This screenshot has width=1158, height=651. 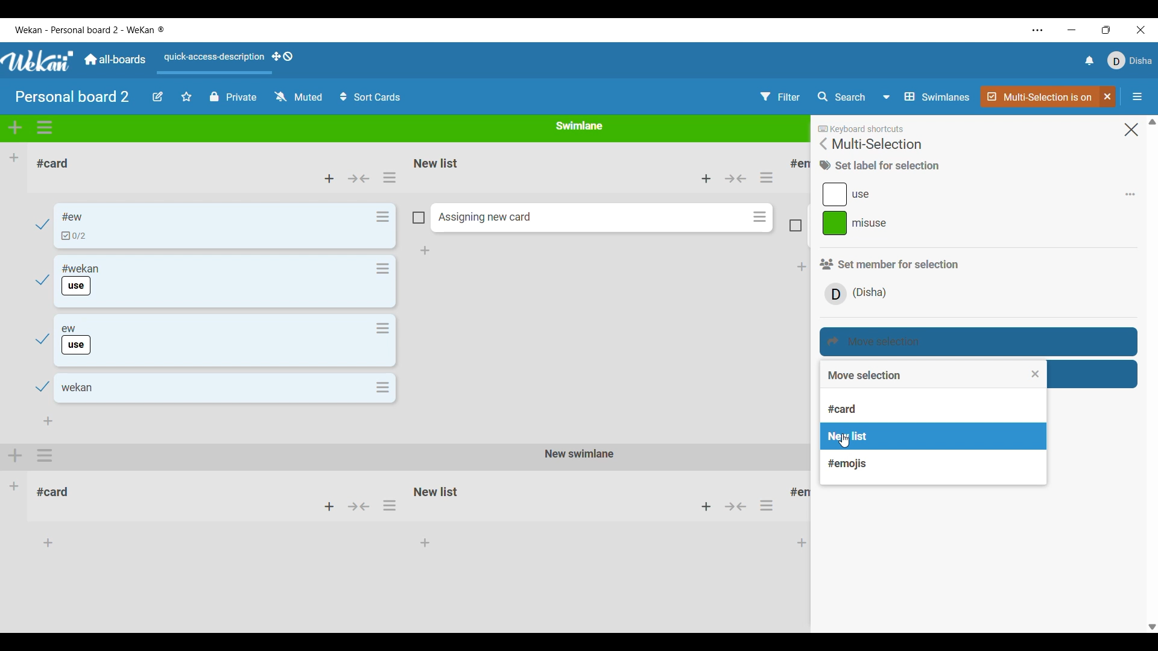 What do you see at coordinates (1037, 30) in the screenshot?
I see `Settings and more` at bounding box center [1037, 30].